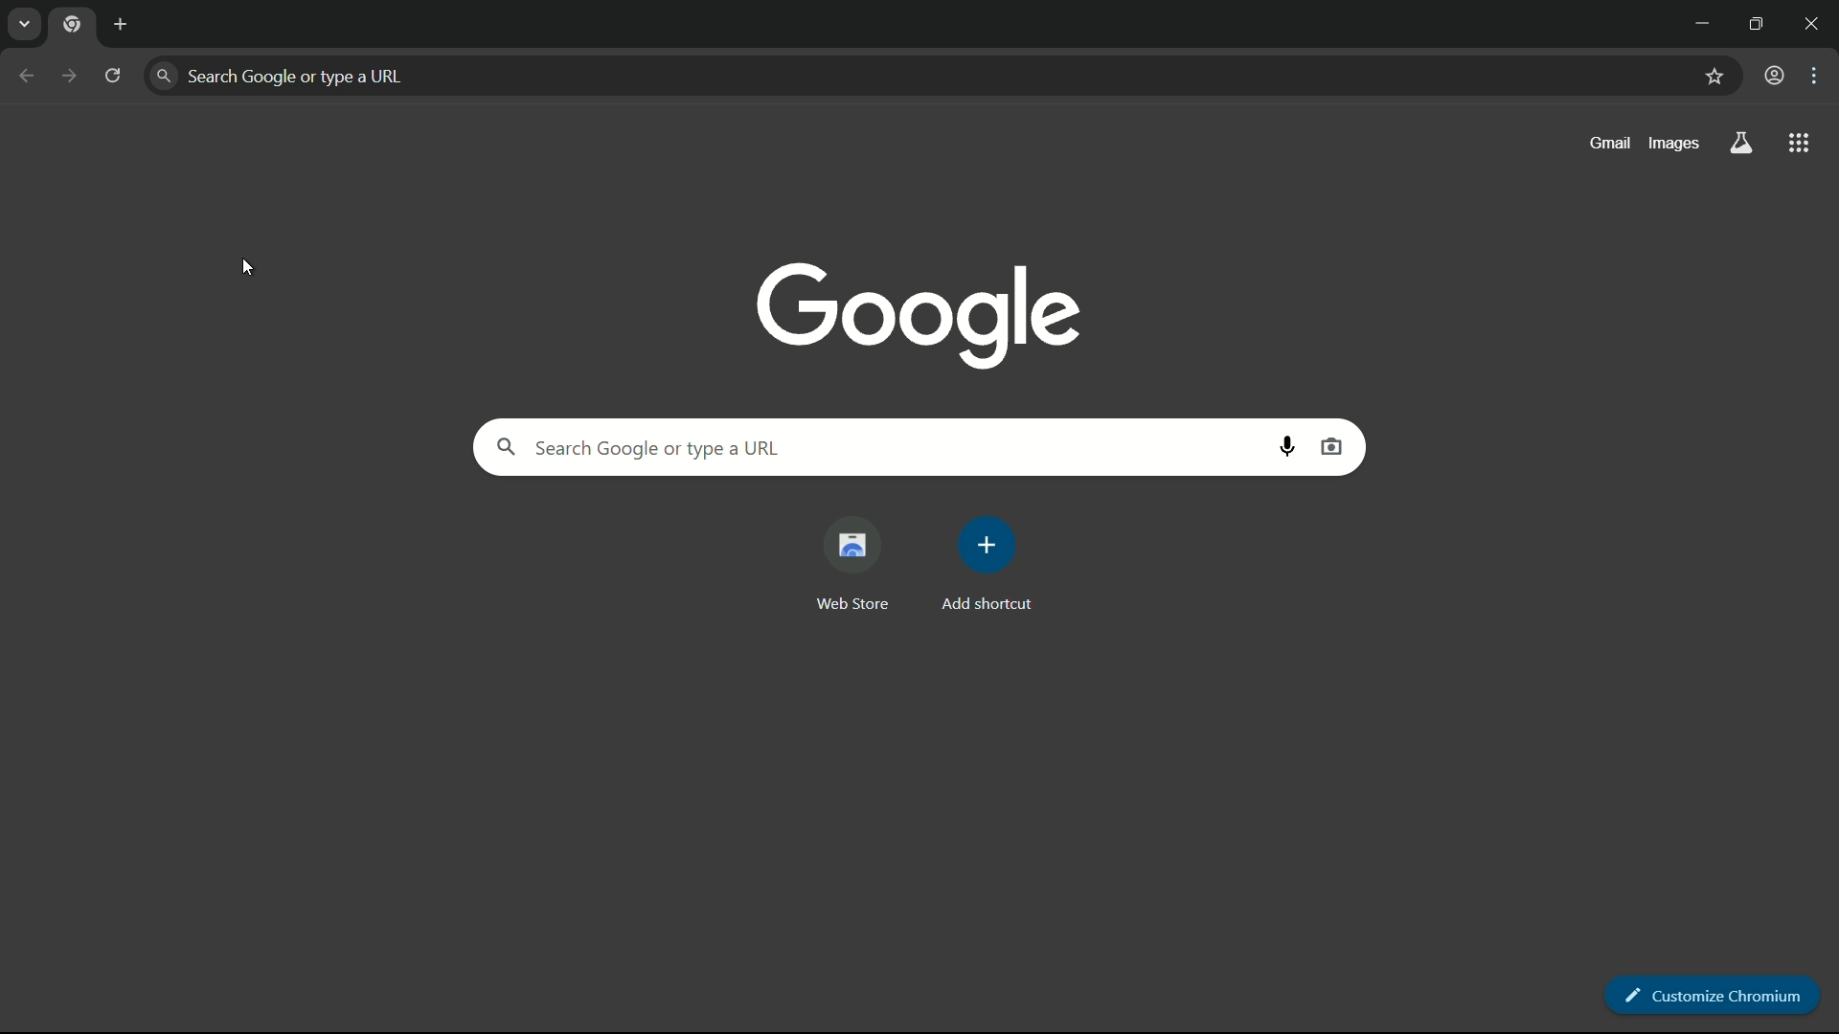 The width and height of the screenshot is (1839, 1034). I want to click on images, so click(1670, 144).